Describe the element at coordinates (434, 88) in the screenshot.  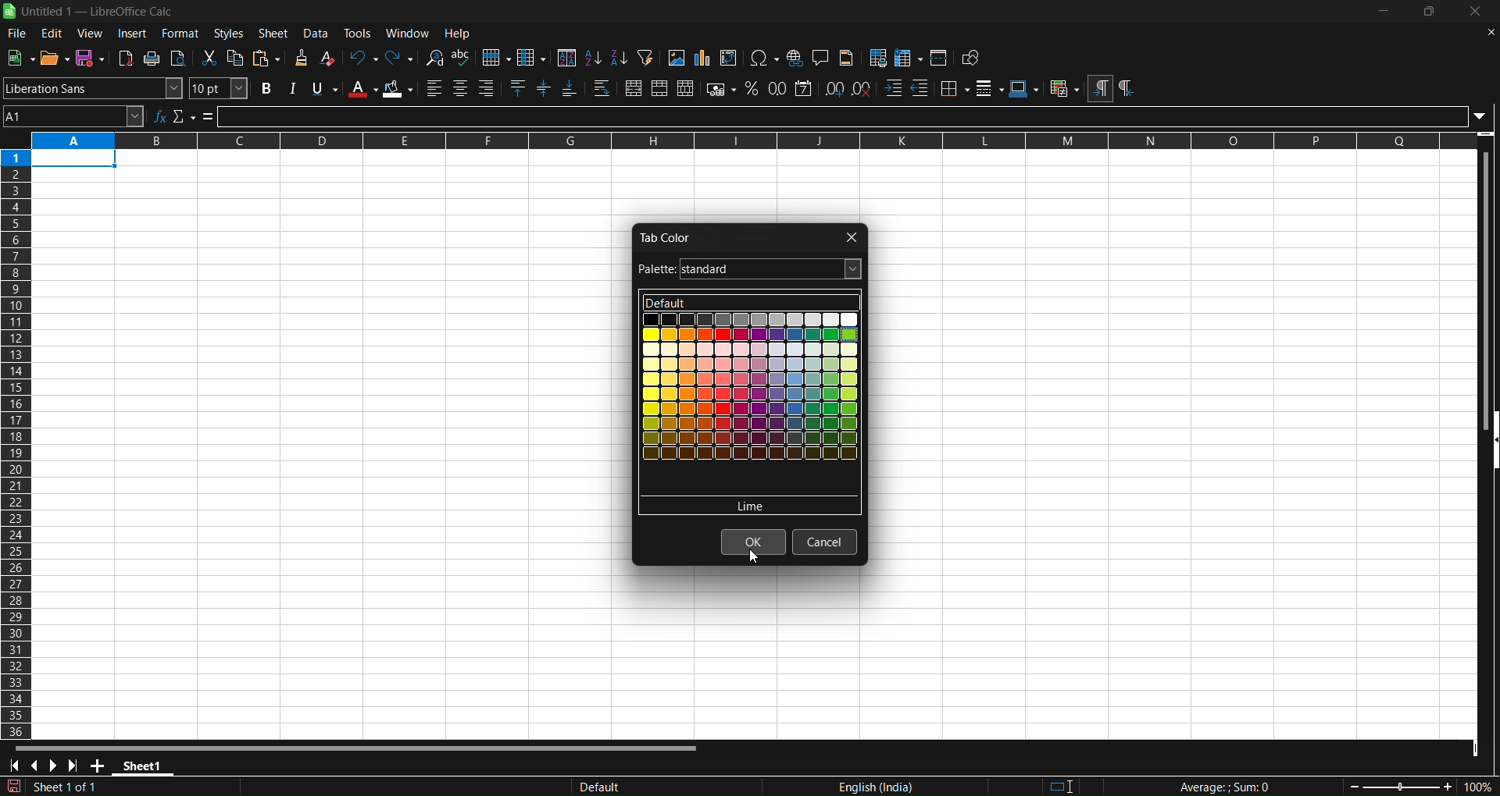
I see `align left` at that location.